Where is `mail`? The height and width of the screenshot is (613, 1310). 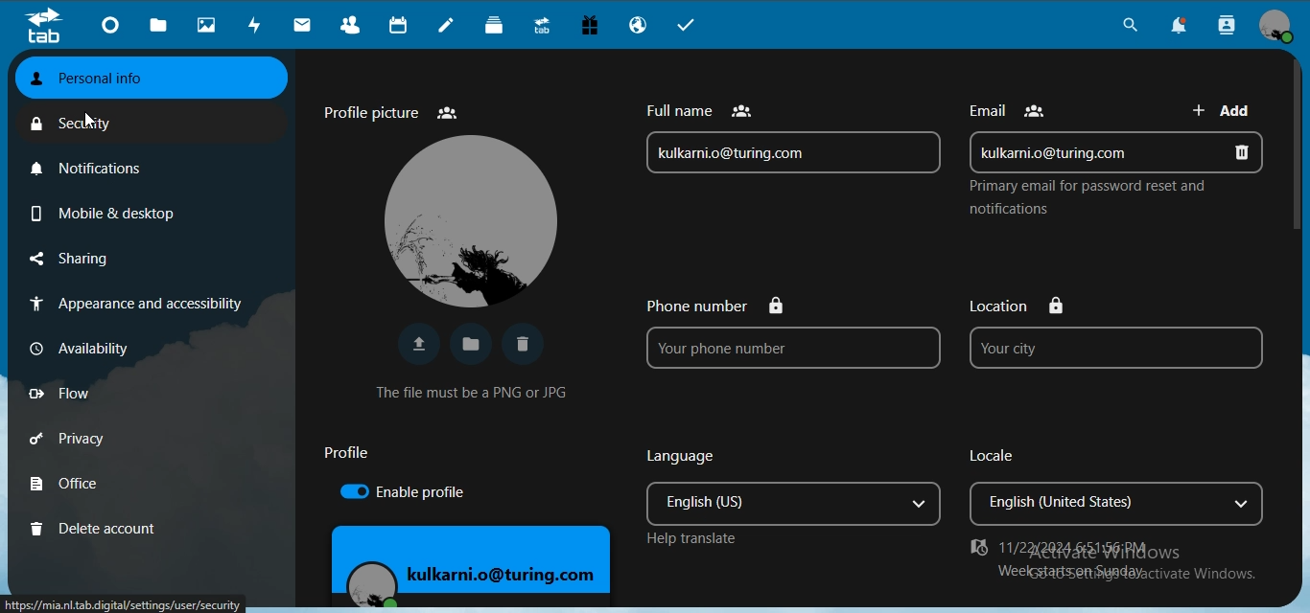 mail is located at coordinates (303, 26).